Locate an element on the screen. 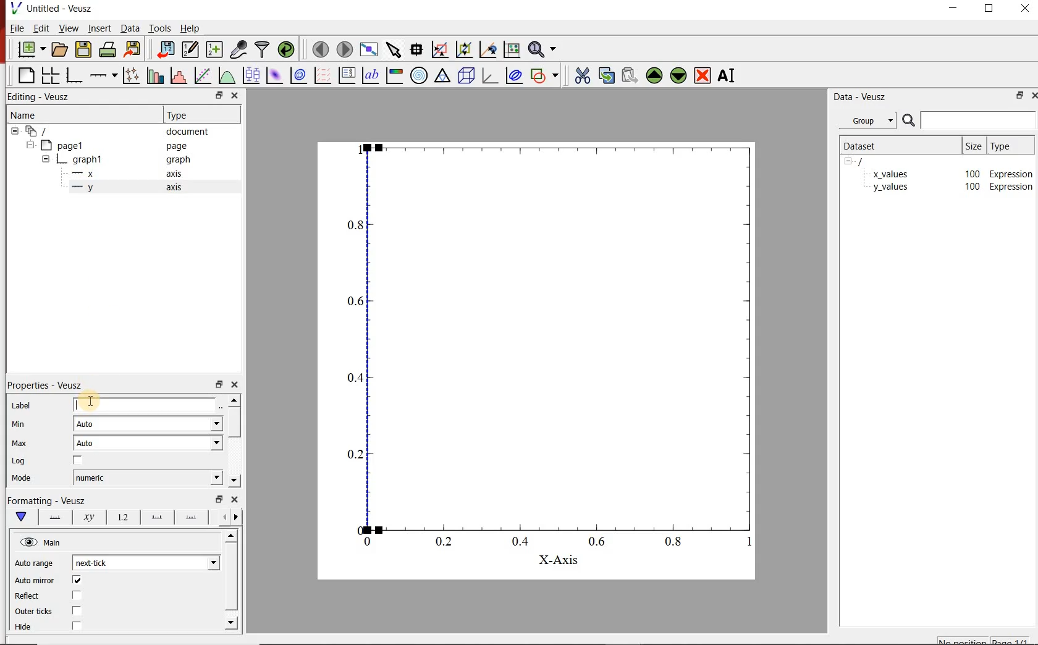 The width and height of the screenshot is (1038, 645). axis label is located at coordinates (90, 518).